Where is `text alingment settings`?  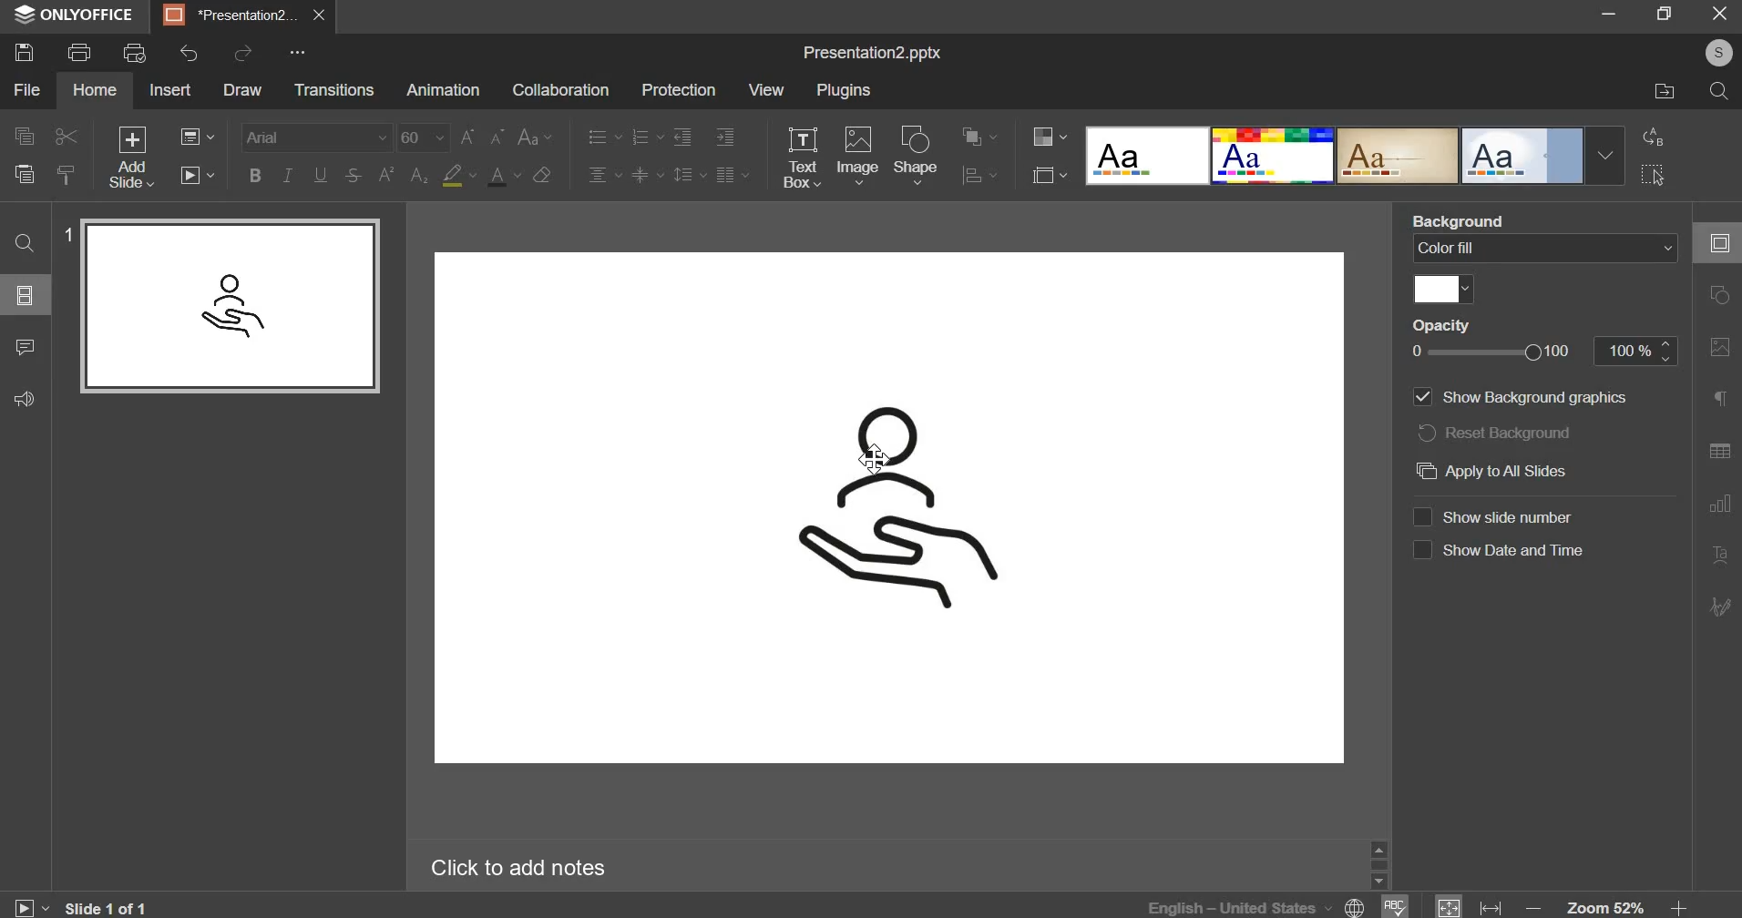
text alingment settings is located at coordinates (666, 156).